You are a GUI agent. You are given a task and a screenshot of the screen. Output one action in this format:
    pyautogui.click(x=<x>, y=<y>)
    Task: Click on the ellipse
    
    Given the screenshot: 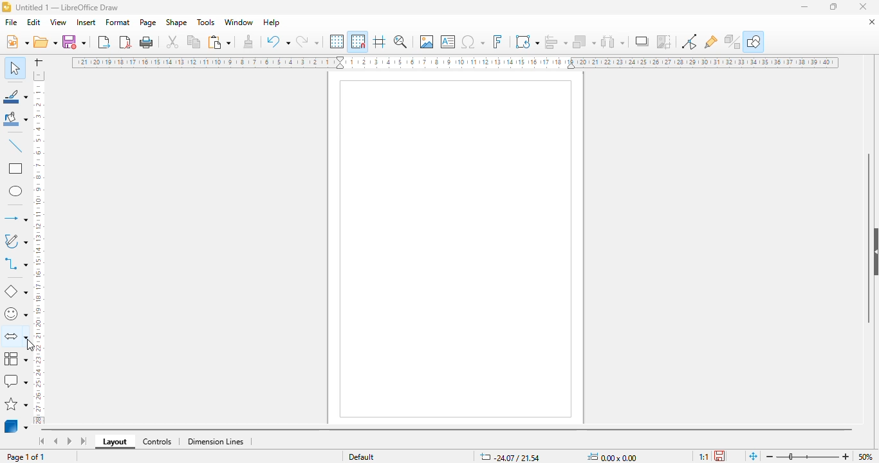 What is the action you would take?
    pyautogui.click(x=17, y=192)
    